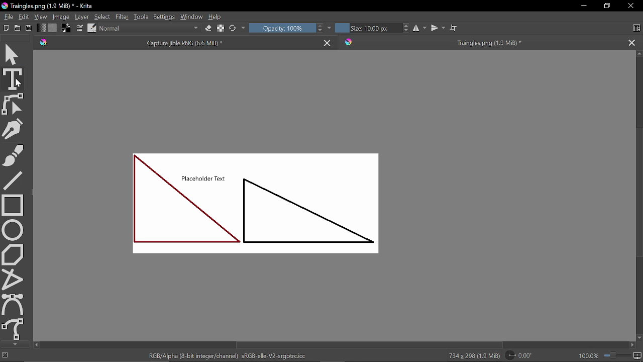 Image resolution: width=643 pixels, height=362 pixels. Describe the element at coordinates (41, 28) in the screenshot. I see `Fill gradient` at that location.